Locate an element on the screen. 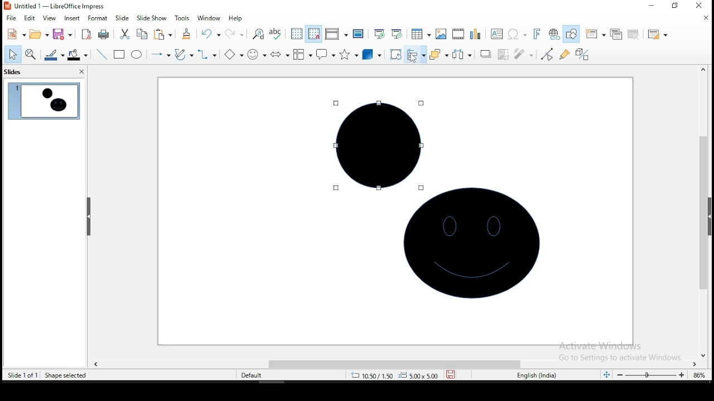  filter is located at coordinates (523, 55).